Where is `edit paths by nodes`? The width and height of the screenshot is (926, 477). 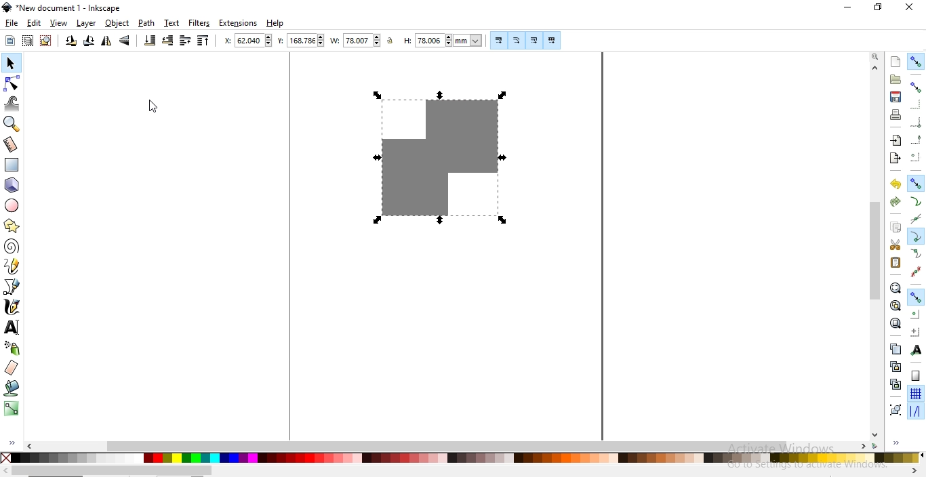 edit paths by nodes is located at coordinates (13, 83).